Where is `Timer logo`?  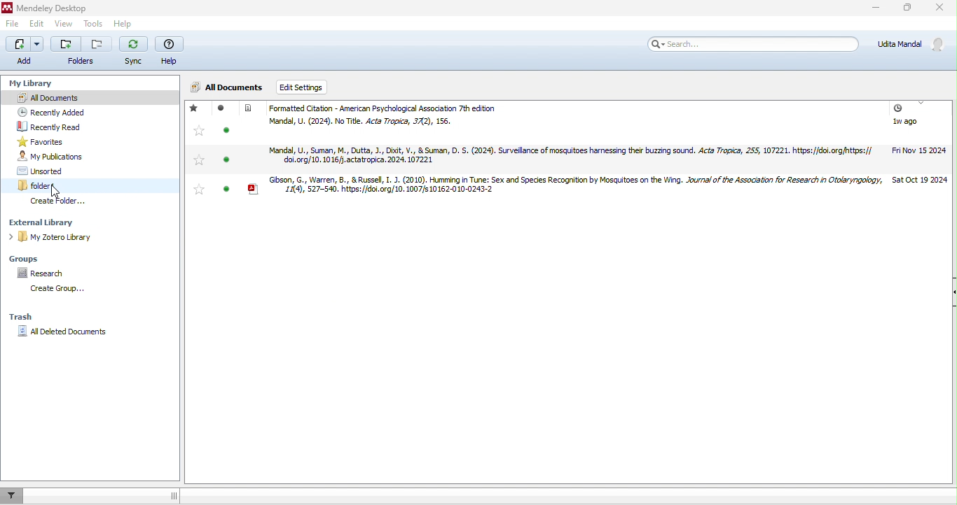
Timer logo is located at coordinates (897, 108).